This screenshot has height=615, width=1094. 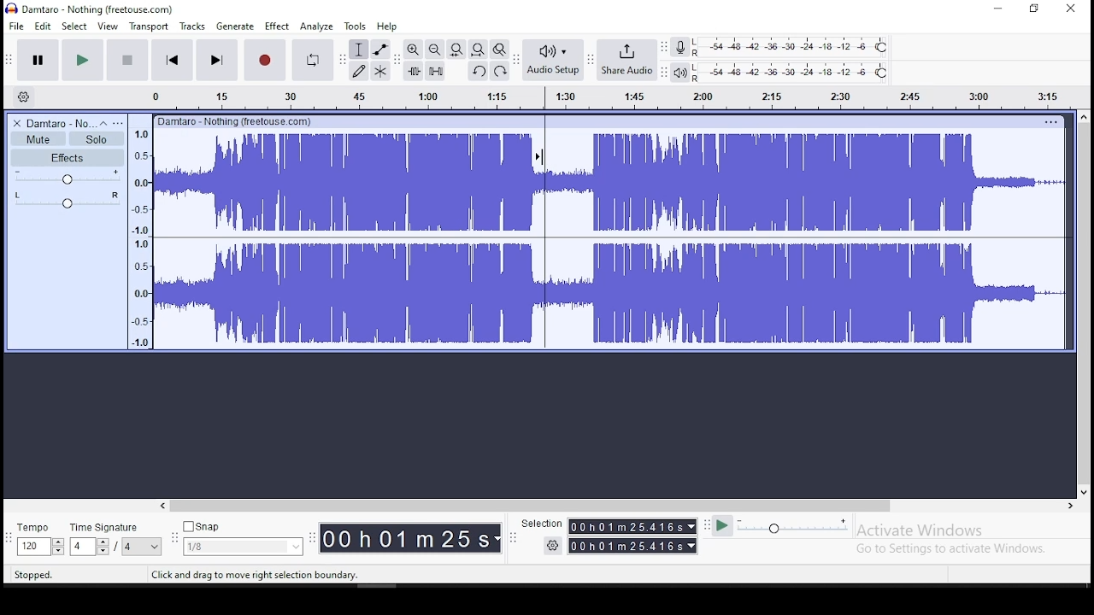 I want to click on close window, so click(x=1072, y=9).